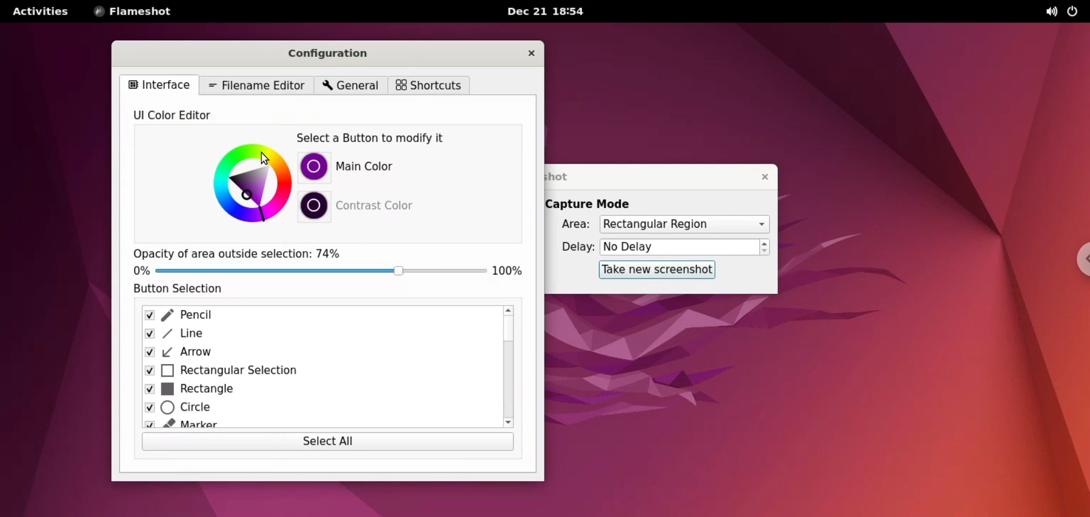 Image resolution: width=1090 pixels, height=517 pixels. What do you see at coordinates (258, 86) in the screenshot?
I see `filename editor` at bounding box center [258, 86].